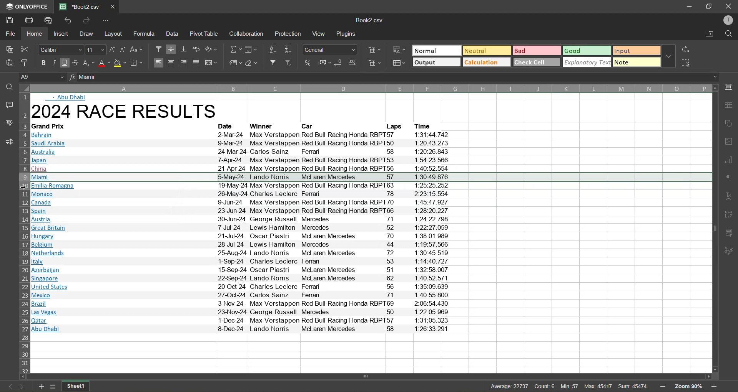  Describe the element at coordinates (731, 252) in the screenshot. I see `signature` at that location.